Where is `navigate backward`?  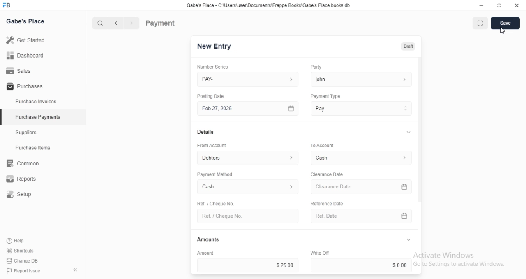 navigate backward is located at coordinates (118, 24).